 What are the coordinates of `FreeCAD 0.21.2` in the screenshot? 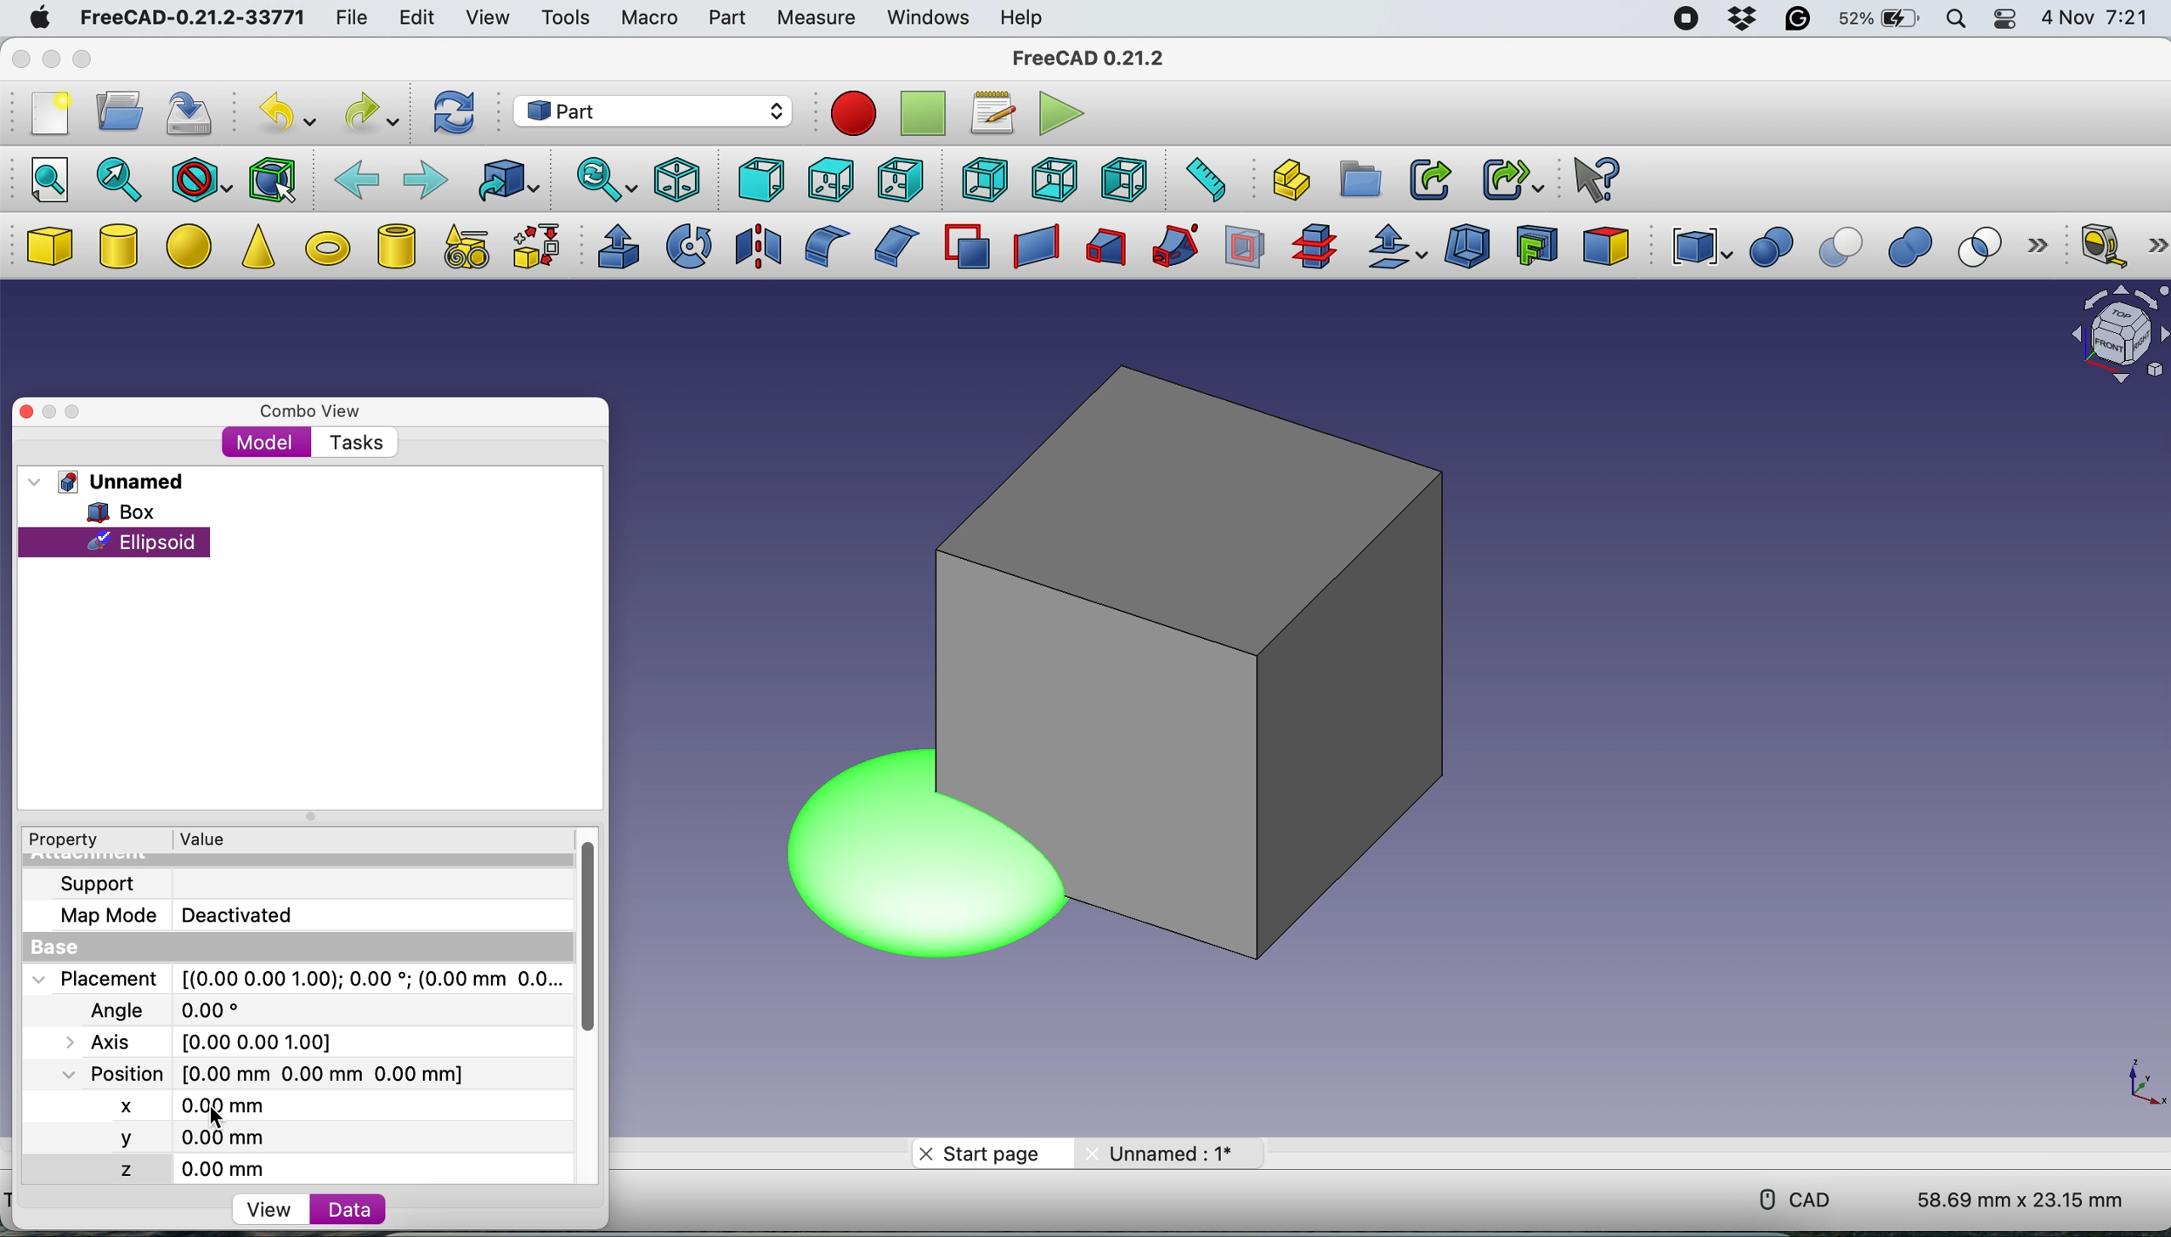 It's located at (1089, 58).